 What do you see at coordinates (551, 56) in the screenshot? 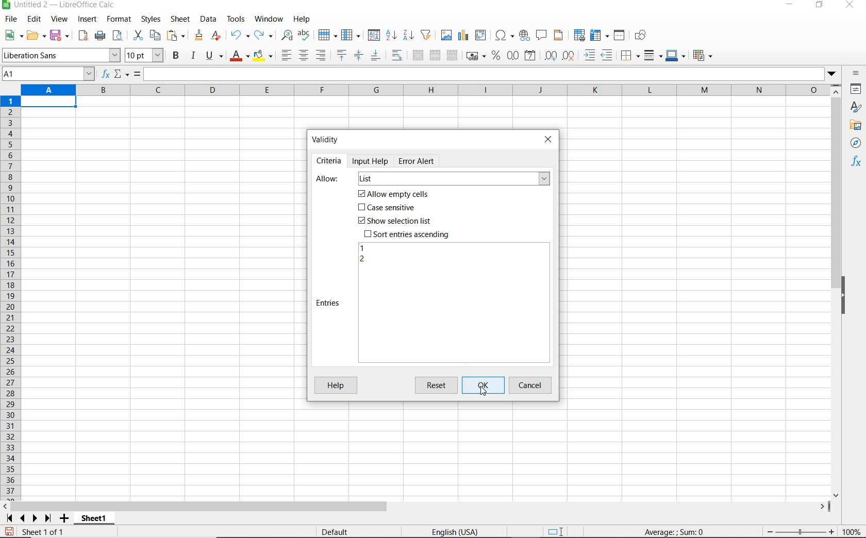
I see `add decimal place` at bounding box center [551, 56].